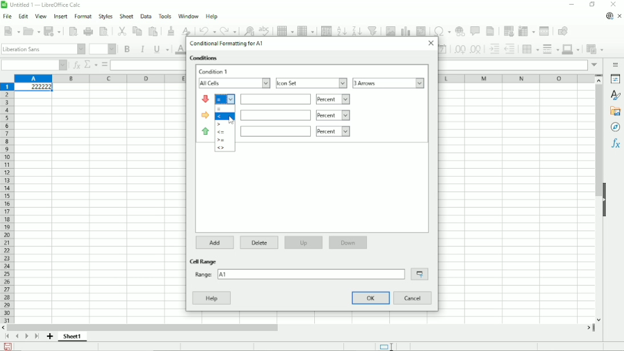  Describe the element at coordinates (306, 29) in the screenshot. I see `Column` at that location.